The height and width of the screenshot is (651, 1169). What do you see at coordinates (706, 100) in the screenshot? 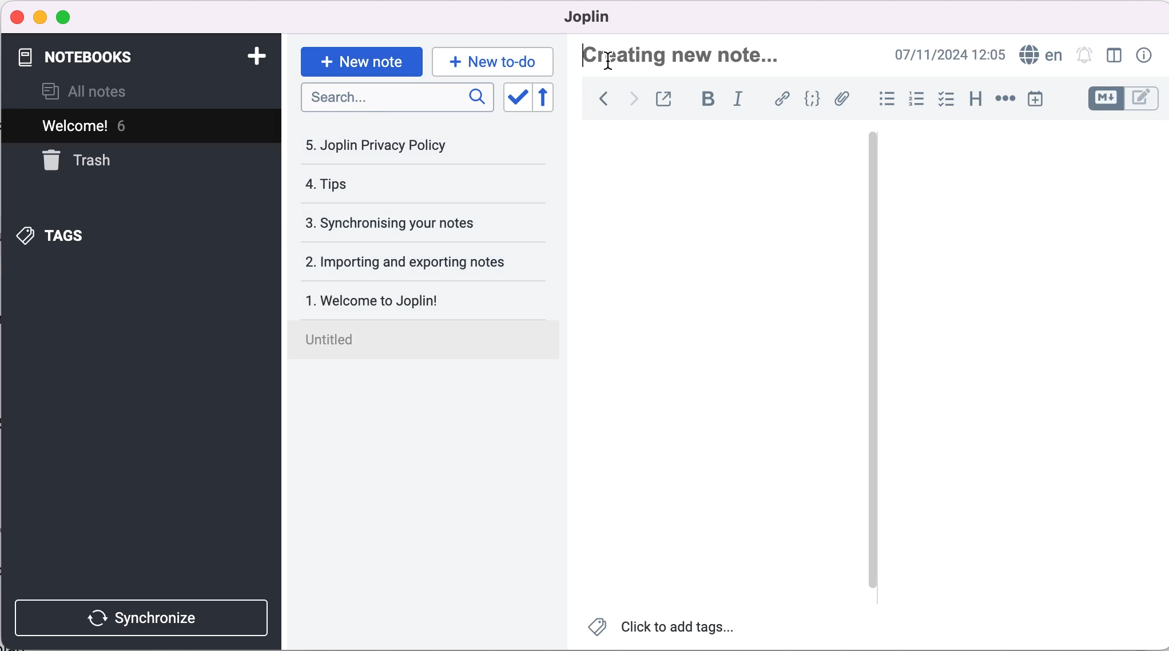
I see `bold` at bounding box center [706, 100].